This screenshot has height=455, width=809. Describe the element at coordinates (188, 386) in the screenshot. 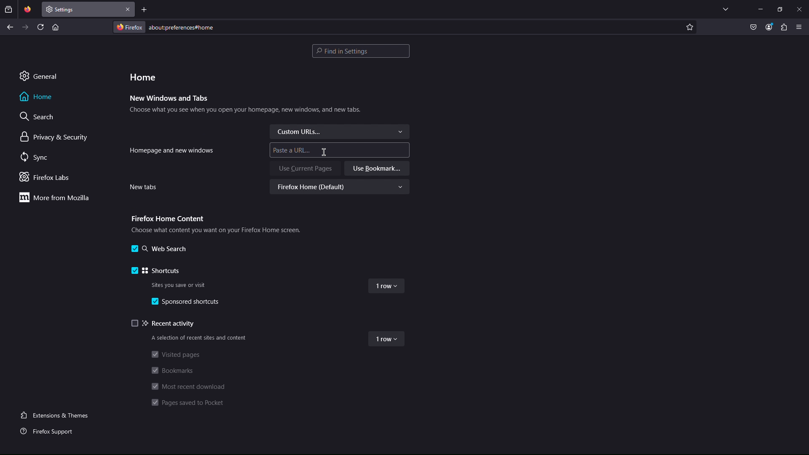

I see `Most recent download` at that location.